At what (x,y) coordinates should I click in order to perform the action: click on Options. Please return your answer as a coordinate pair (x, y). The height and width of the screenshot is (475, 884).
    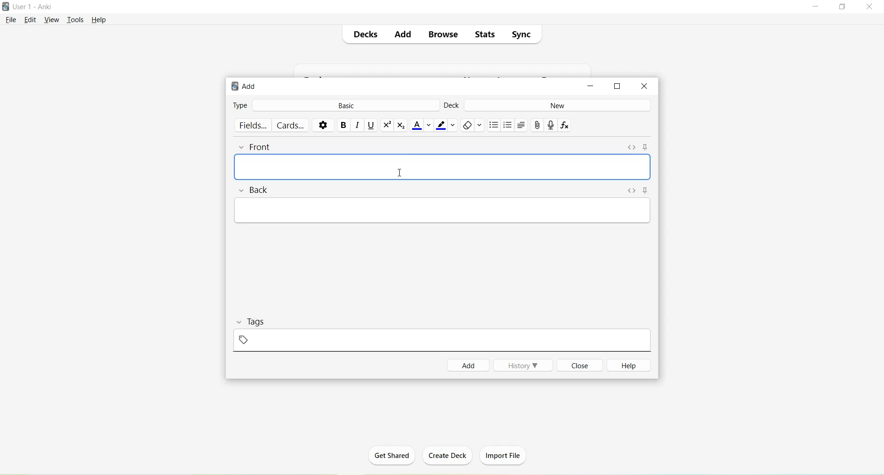
    Looking at the image, I should click on (322, 125).